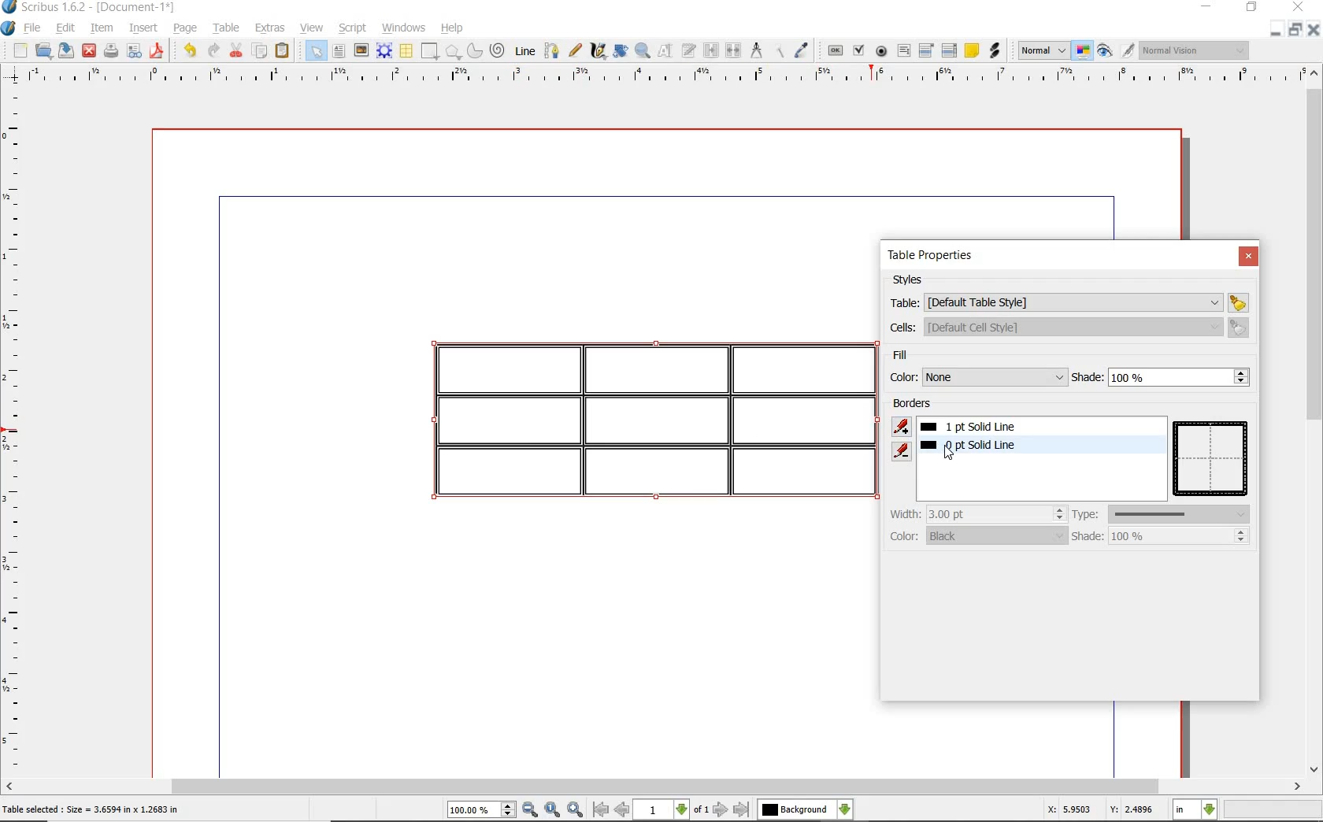 The height and width of the screenshot is (822, 1323). I want to click on ruler, so click(16, 430).